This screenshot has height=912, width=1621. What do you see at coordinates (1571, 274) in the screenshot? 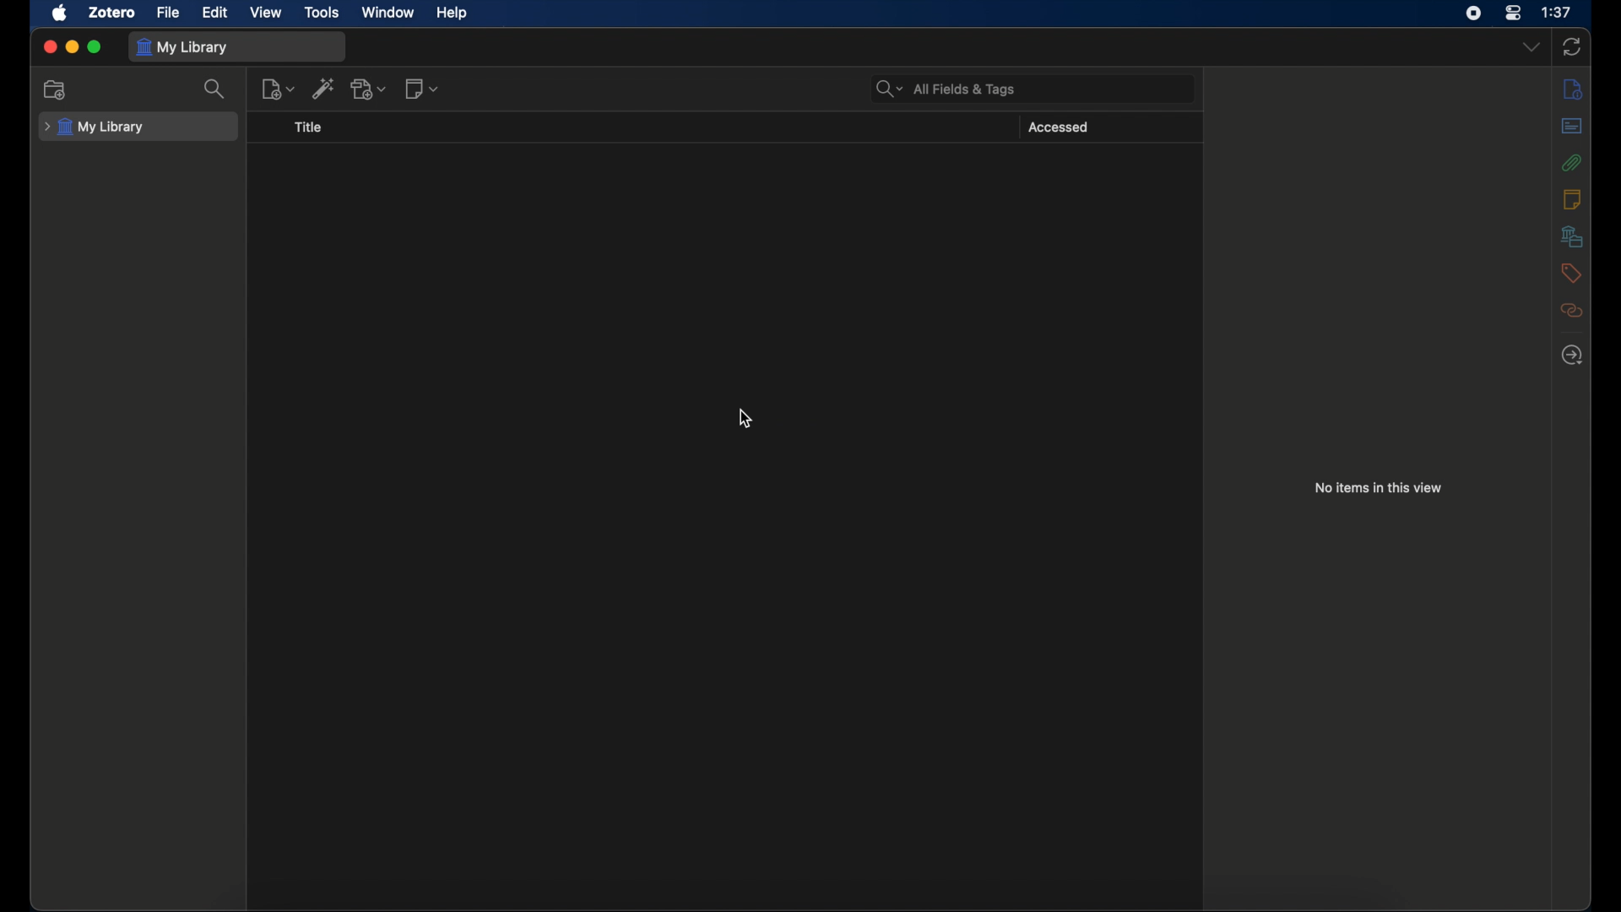
I see `tags` at bounding box center [1571, 274].